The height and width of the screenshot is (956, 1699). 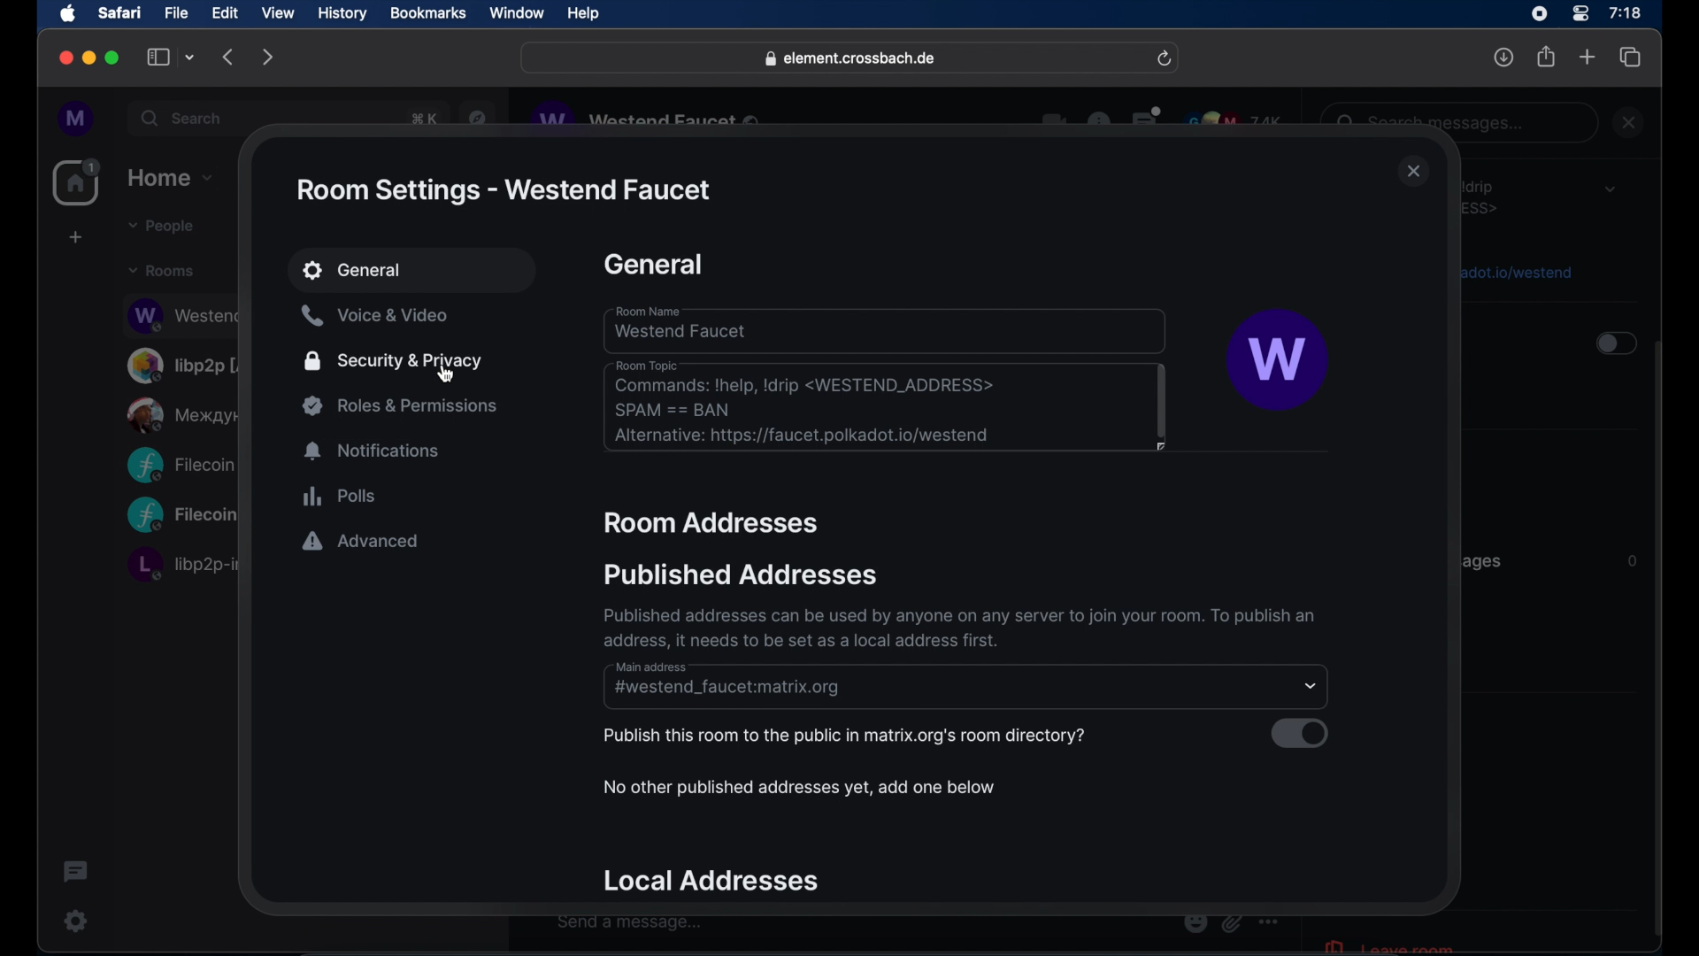 What do you see at coordinates (185, 414) in the screenshot?
I see `obscure` at bounding box center [185, 414].